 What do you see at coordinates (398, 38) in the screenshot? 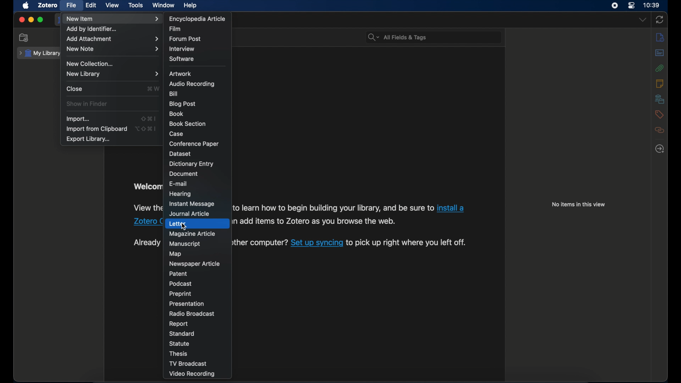
I see `search bar` at bounding box center [398, 38].